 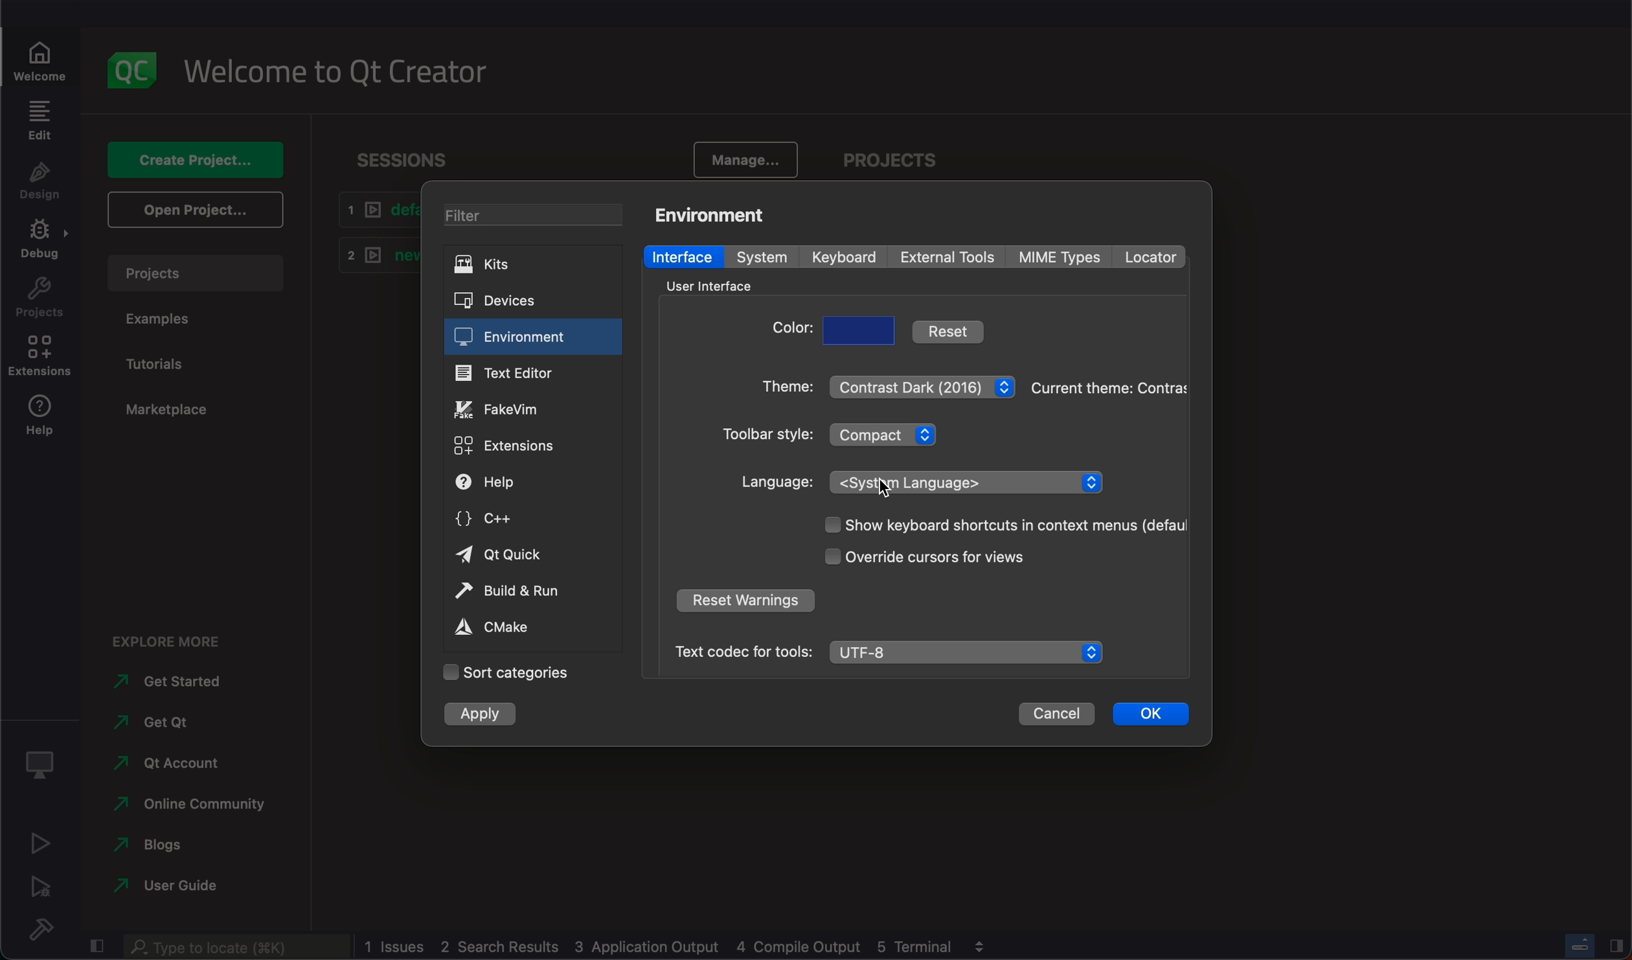 I want to click on build, so click(x=40, y=929).